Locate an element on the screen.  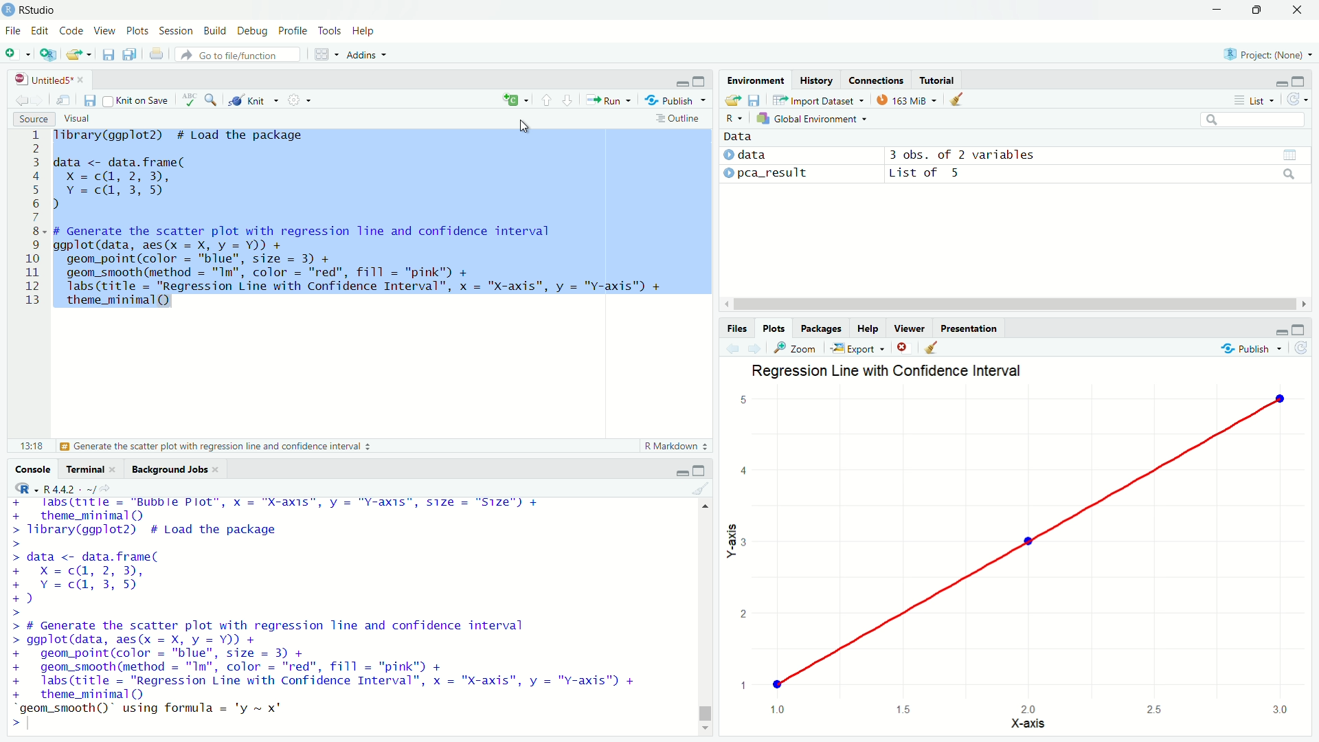
Tutorial is located at coordinates (937, 80).